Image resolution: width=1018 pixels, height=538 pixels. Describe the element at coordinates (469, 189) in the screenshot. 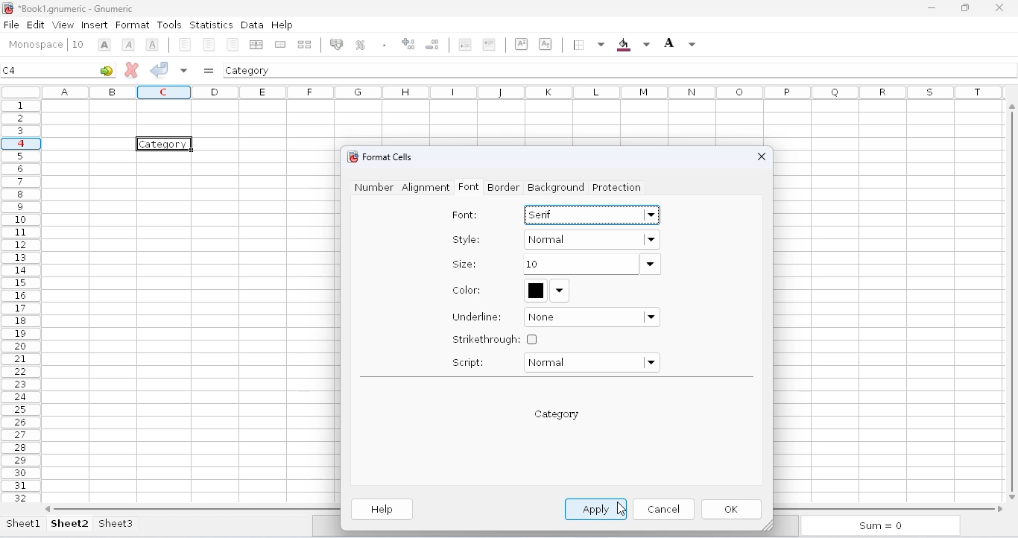

I see `Font` at that location.